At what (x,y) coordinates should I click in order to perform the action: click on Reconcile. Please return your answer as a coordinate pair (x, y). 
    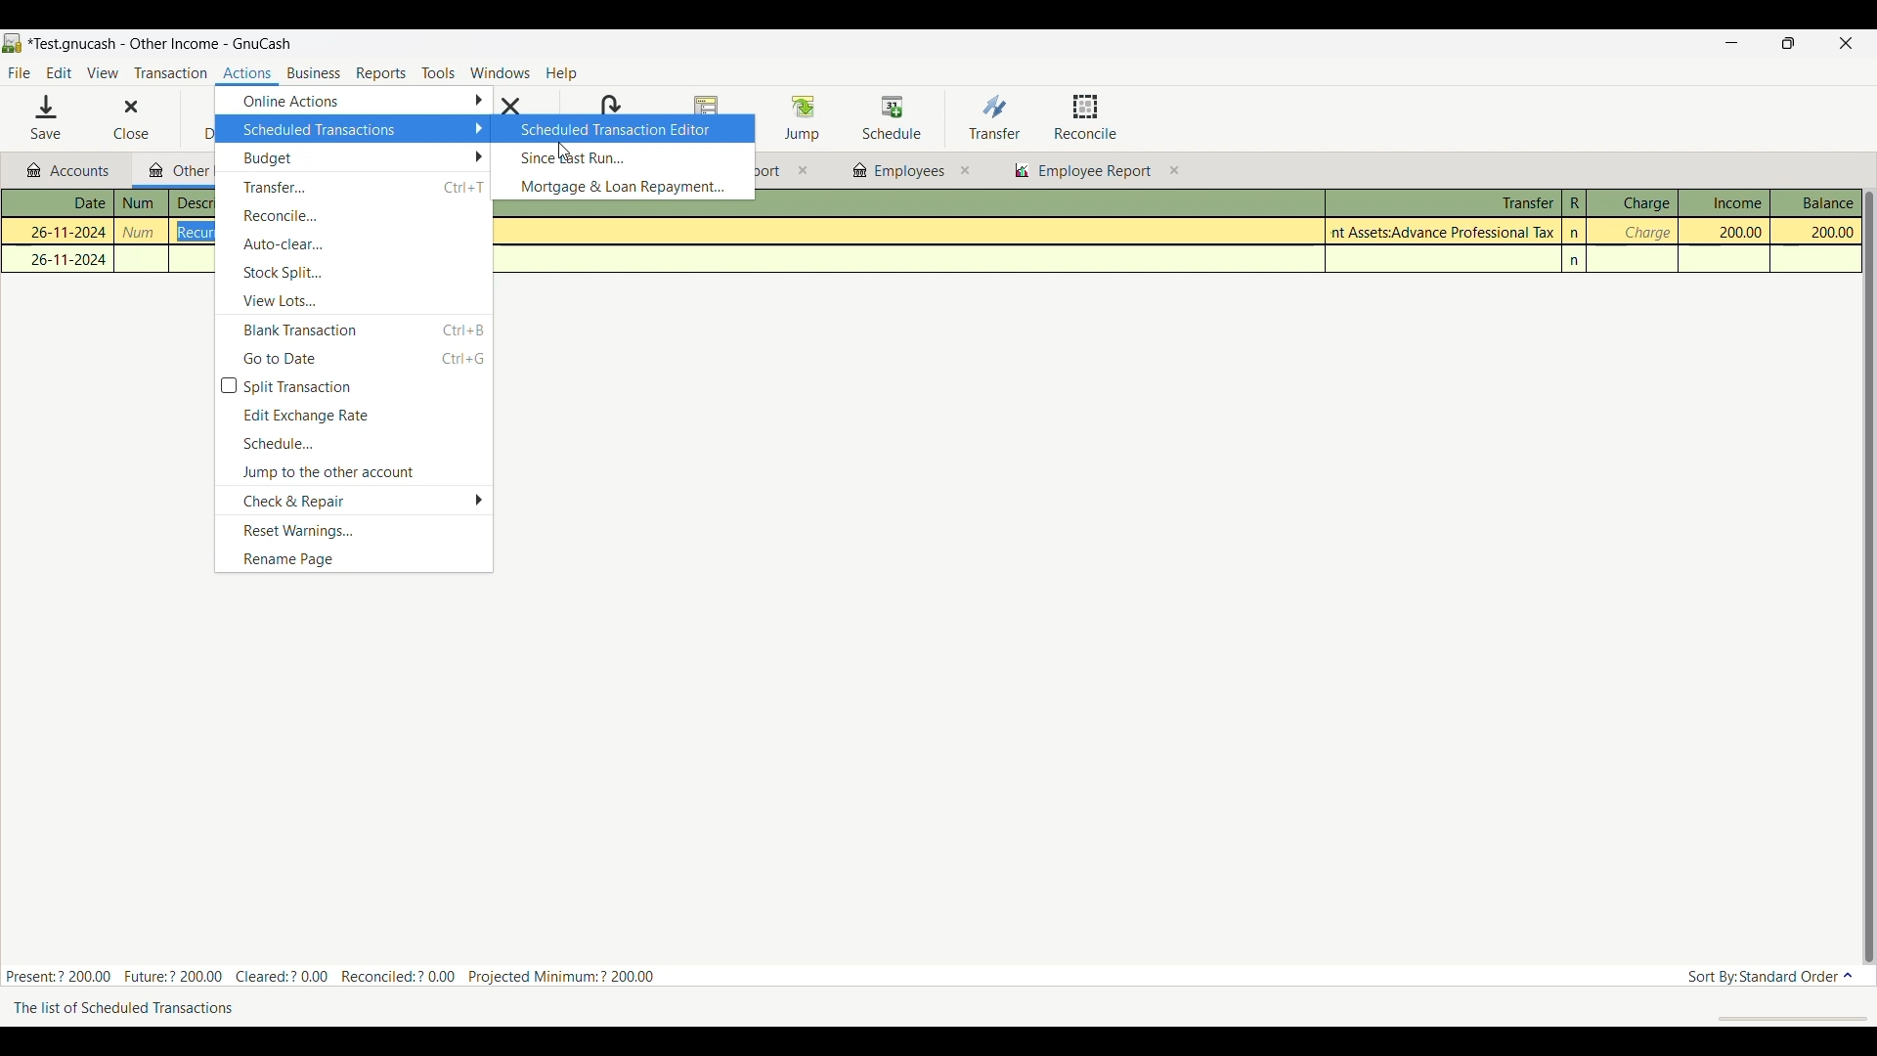
    Looking at the image, I should click on (354, 216).